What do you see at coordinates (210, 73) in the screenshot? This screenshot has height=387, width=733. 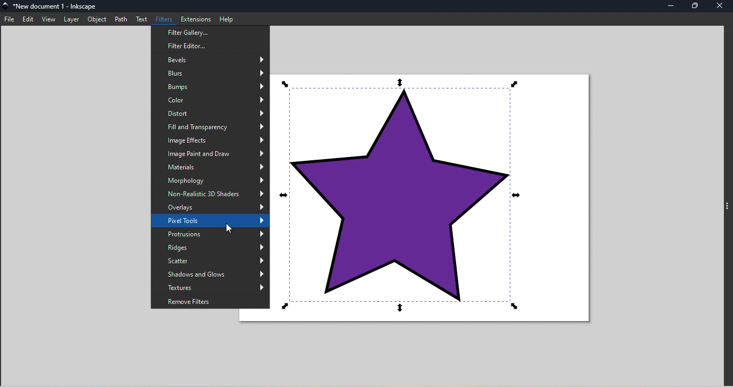 I see `Blurs` at bounding box center [210, 73].